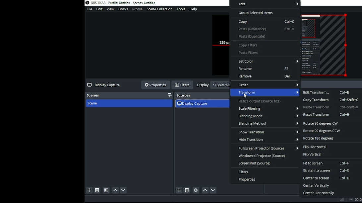 The image size is (362, 203). I want to click on Copy transform, so click(331, 100).